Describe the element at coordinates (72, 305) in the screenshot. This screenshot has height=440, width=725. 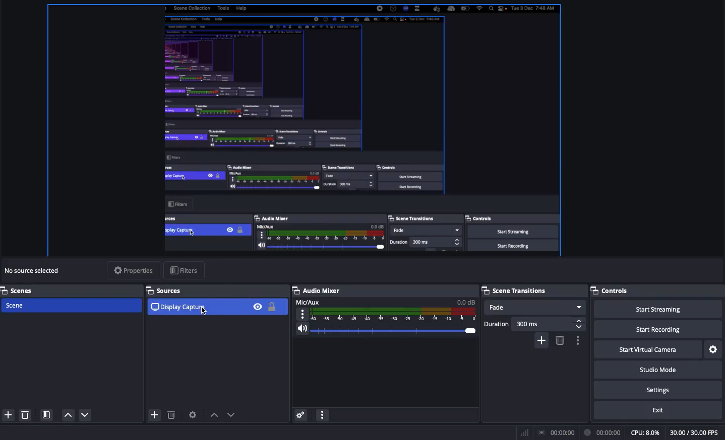
I see `Scene` at that location.